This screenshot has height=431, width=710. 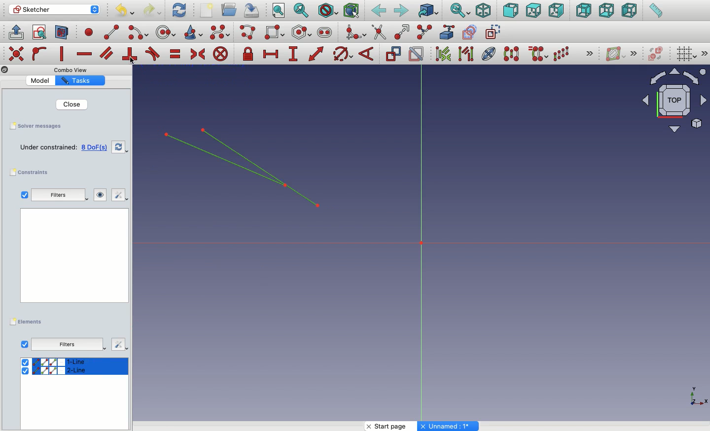 I want to click on line, so click(x=112, y=33).